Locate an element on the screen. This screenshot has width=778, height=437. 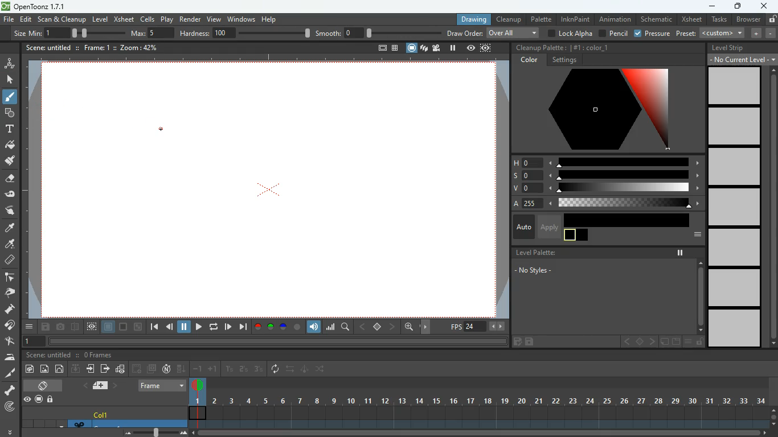
cells is located at coordinates (148, 19).